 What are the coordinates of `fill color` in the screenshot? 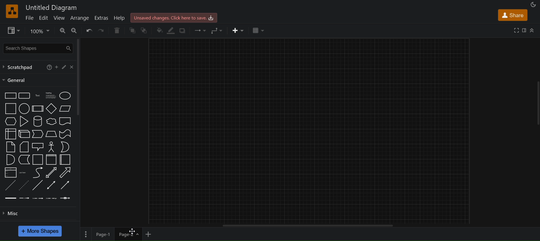 It's located at (159, 30).